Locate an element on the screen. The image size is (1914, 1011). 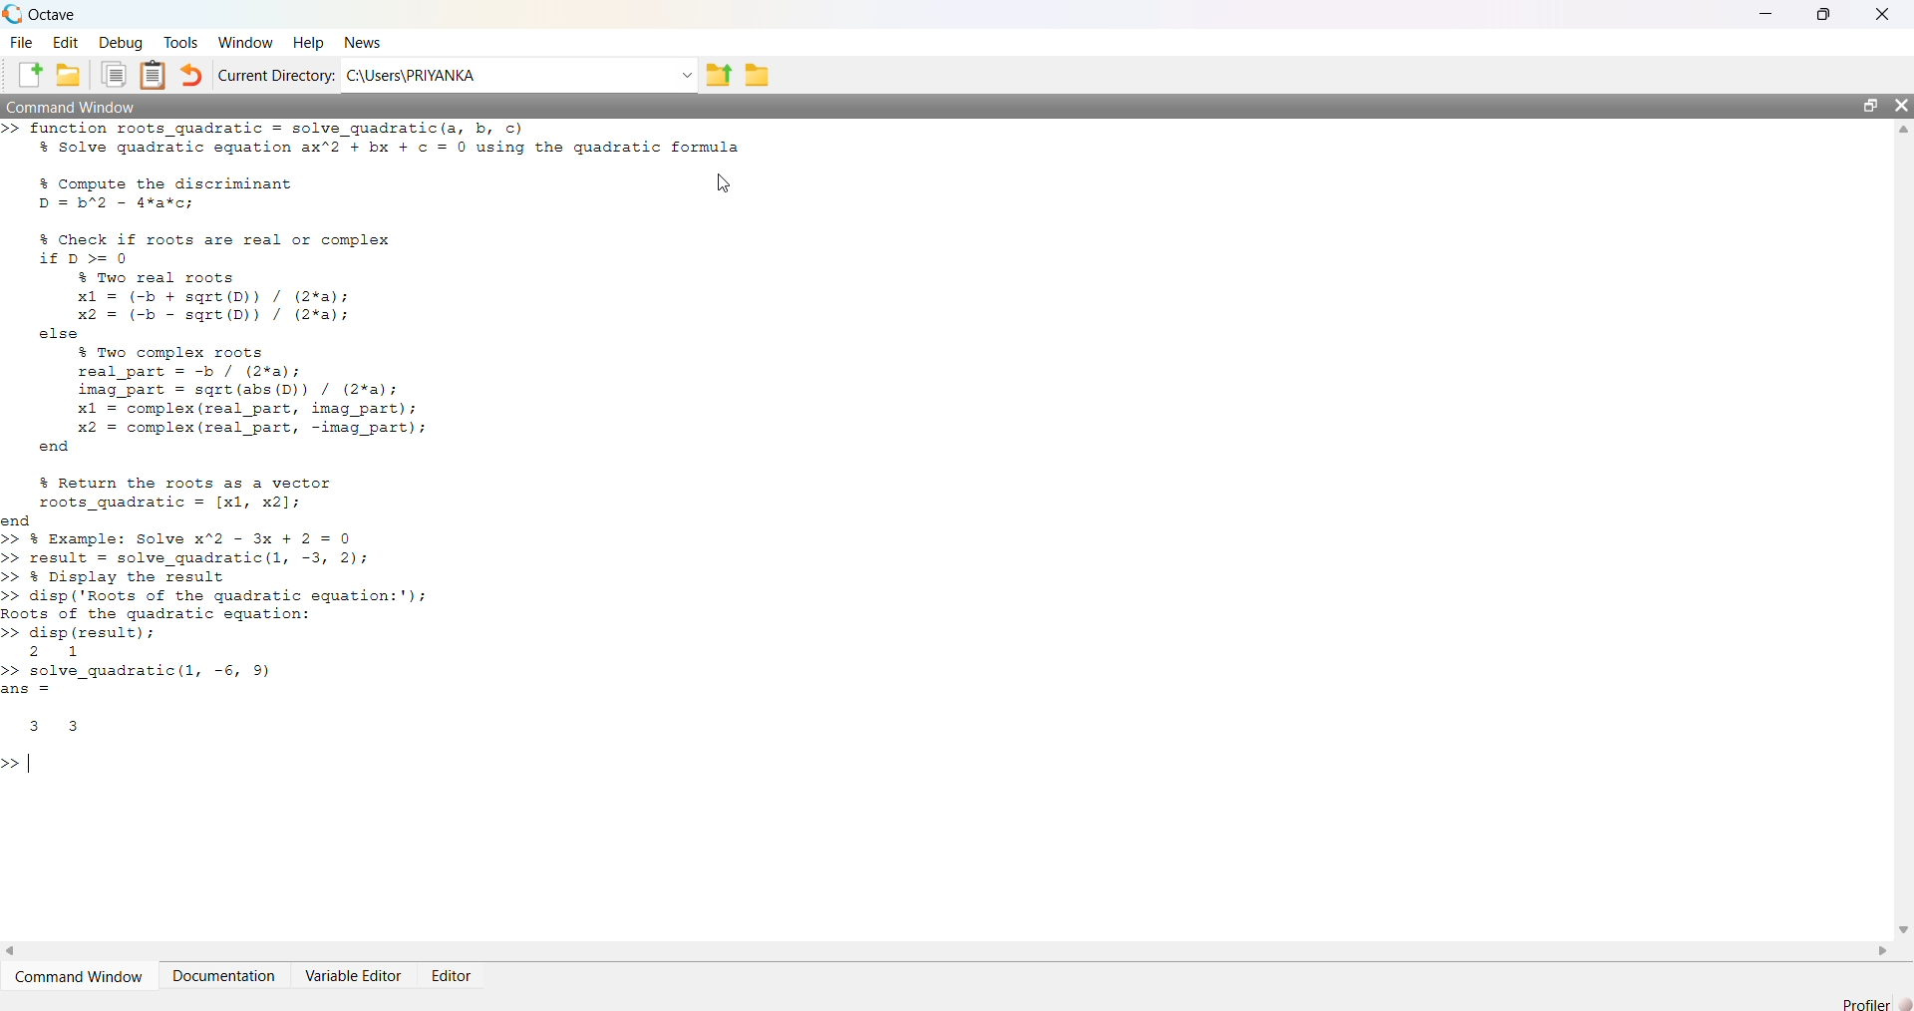
Dropdown is located at coordinates (686, 75).